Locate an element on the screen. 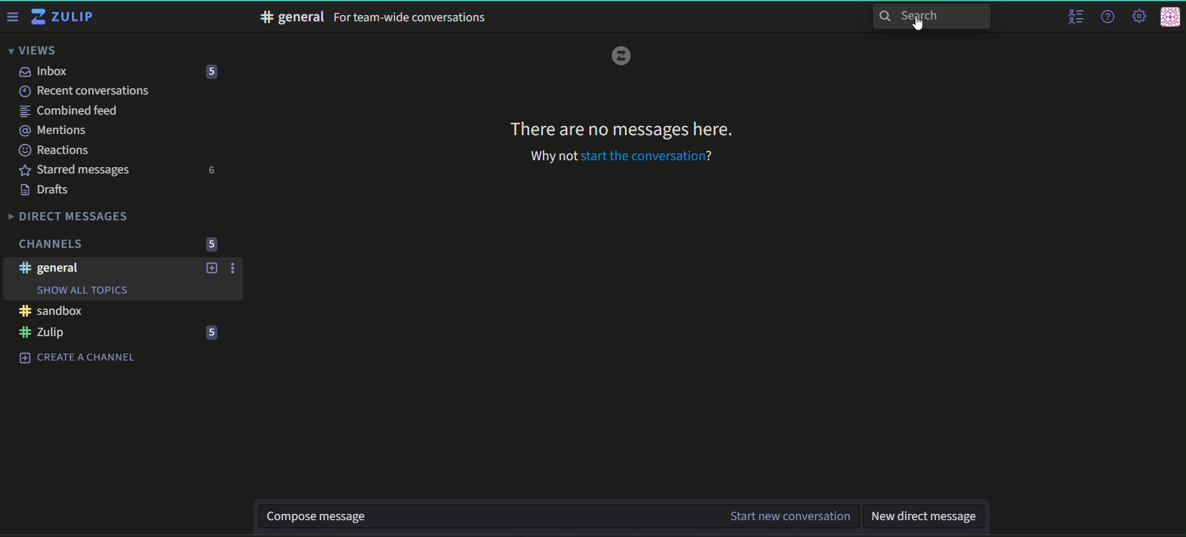 Image resolution: width=1186 pixels, height=537 pixels. search bar is located at coordinates (932, 18).